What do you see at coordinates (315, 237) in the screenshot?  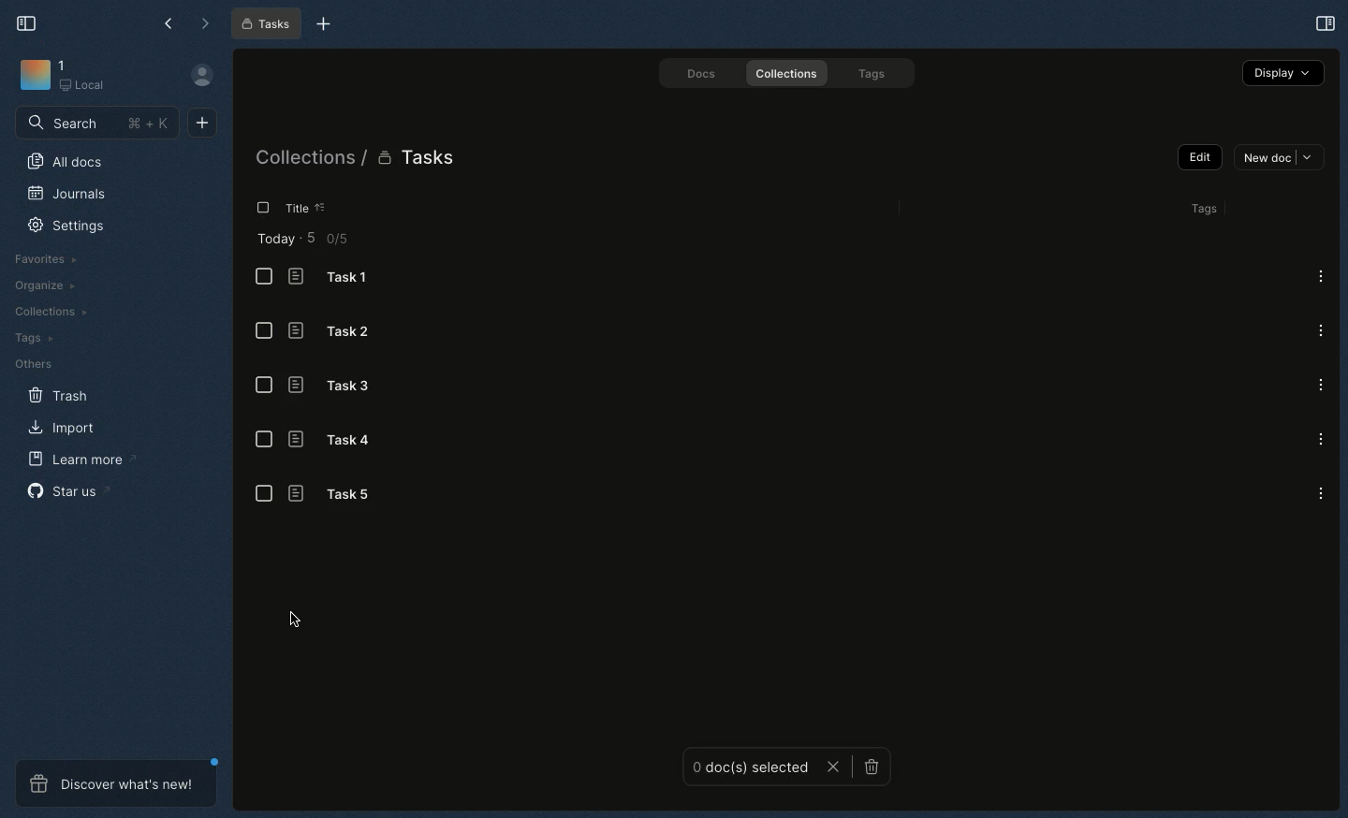 I see `5 items` at bounding box center [315, 237].